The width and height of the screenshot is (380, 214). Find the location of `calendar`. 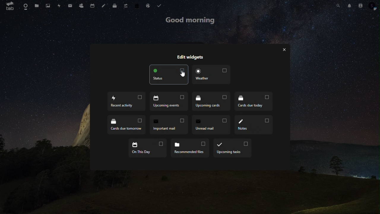

calendar is located at coordinates (92, 6).